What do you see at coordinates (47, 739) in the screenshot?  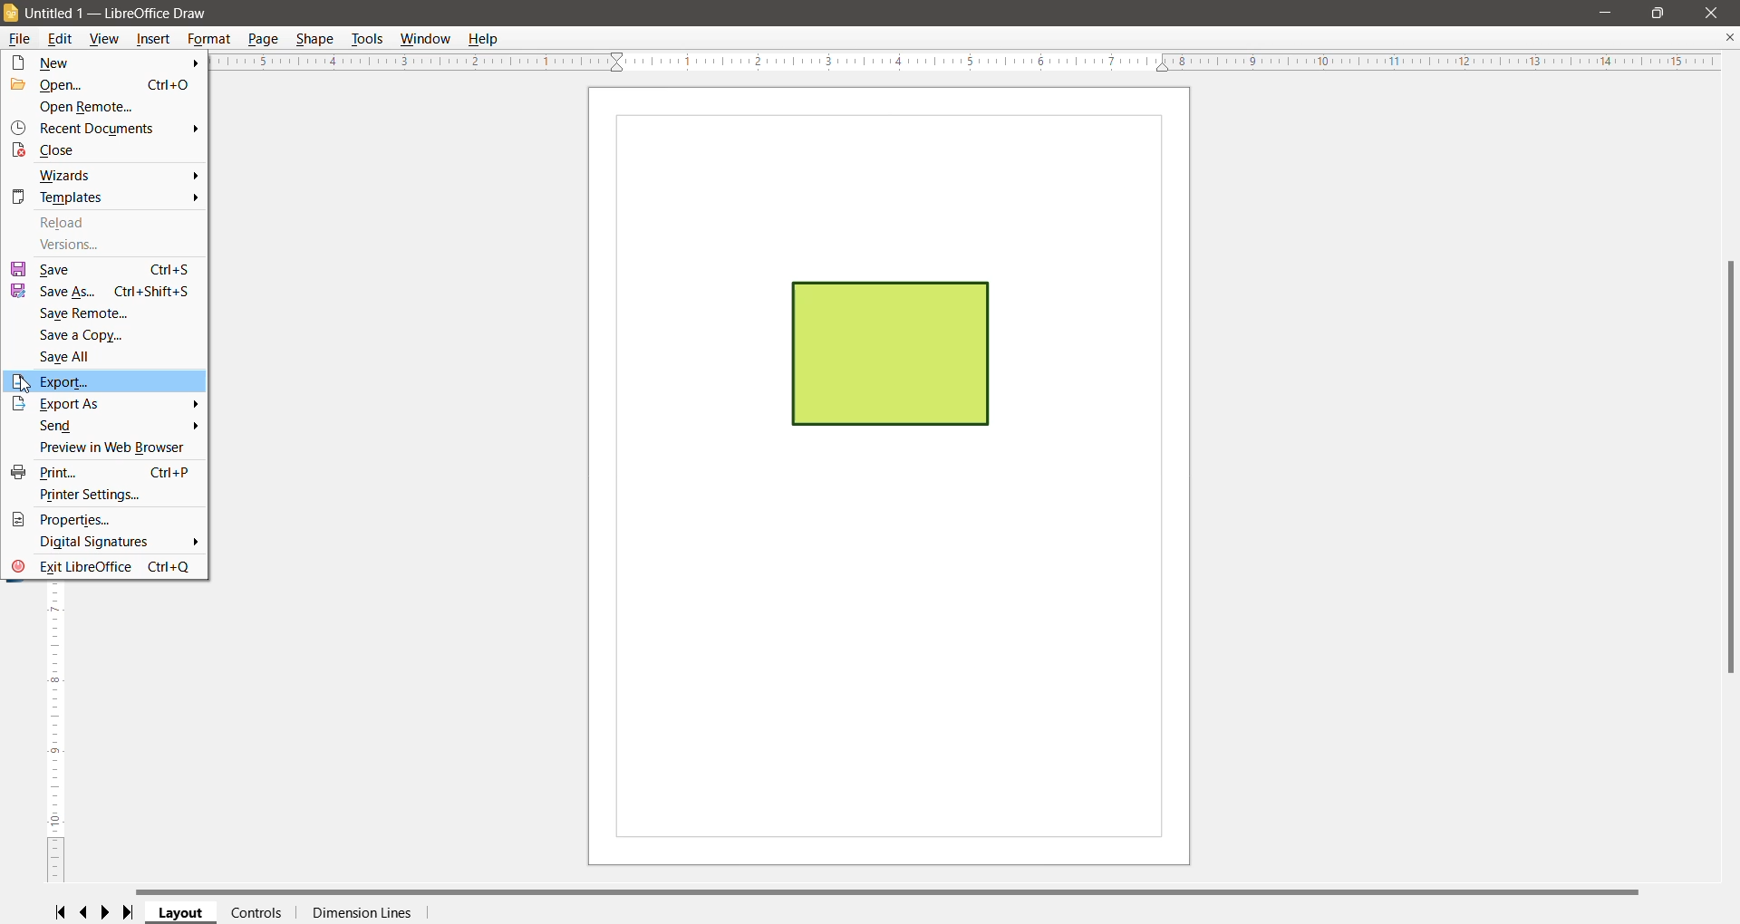 I see `vertical ruler` at bounding box center [47, 739].